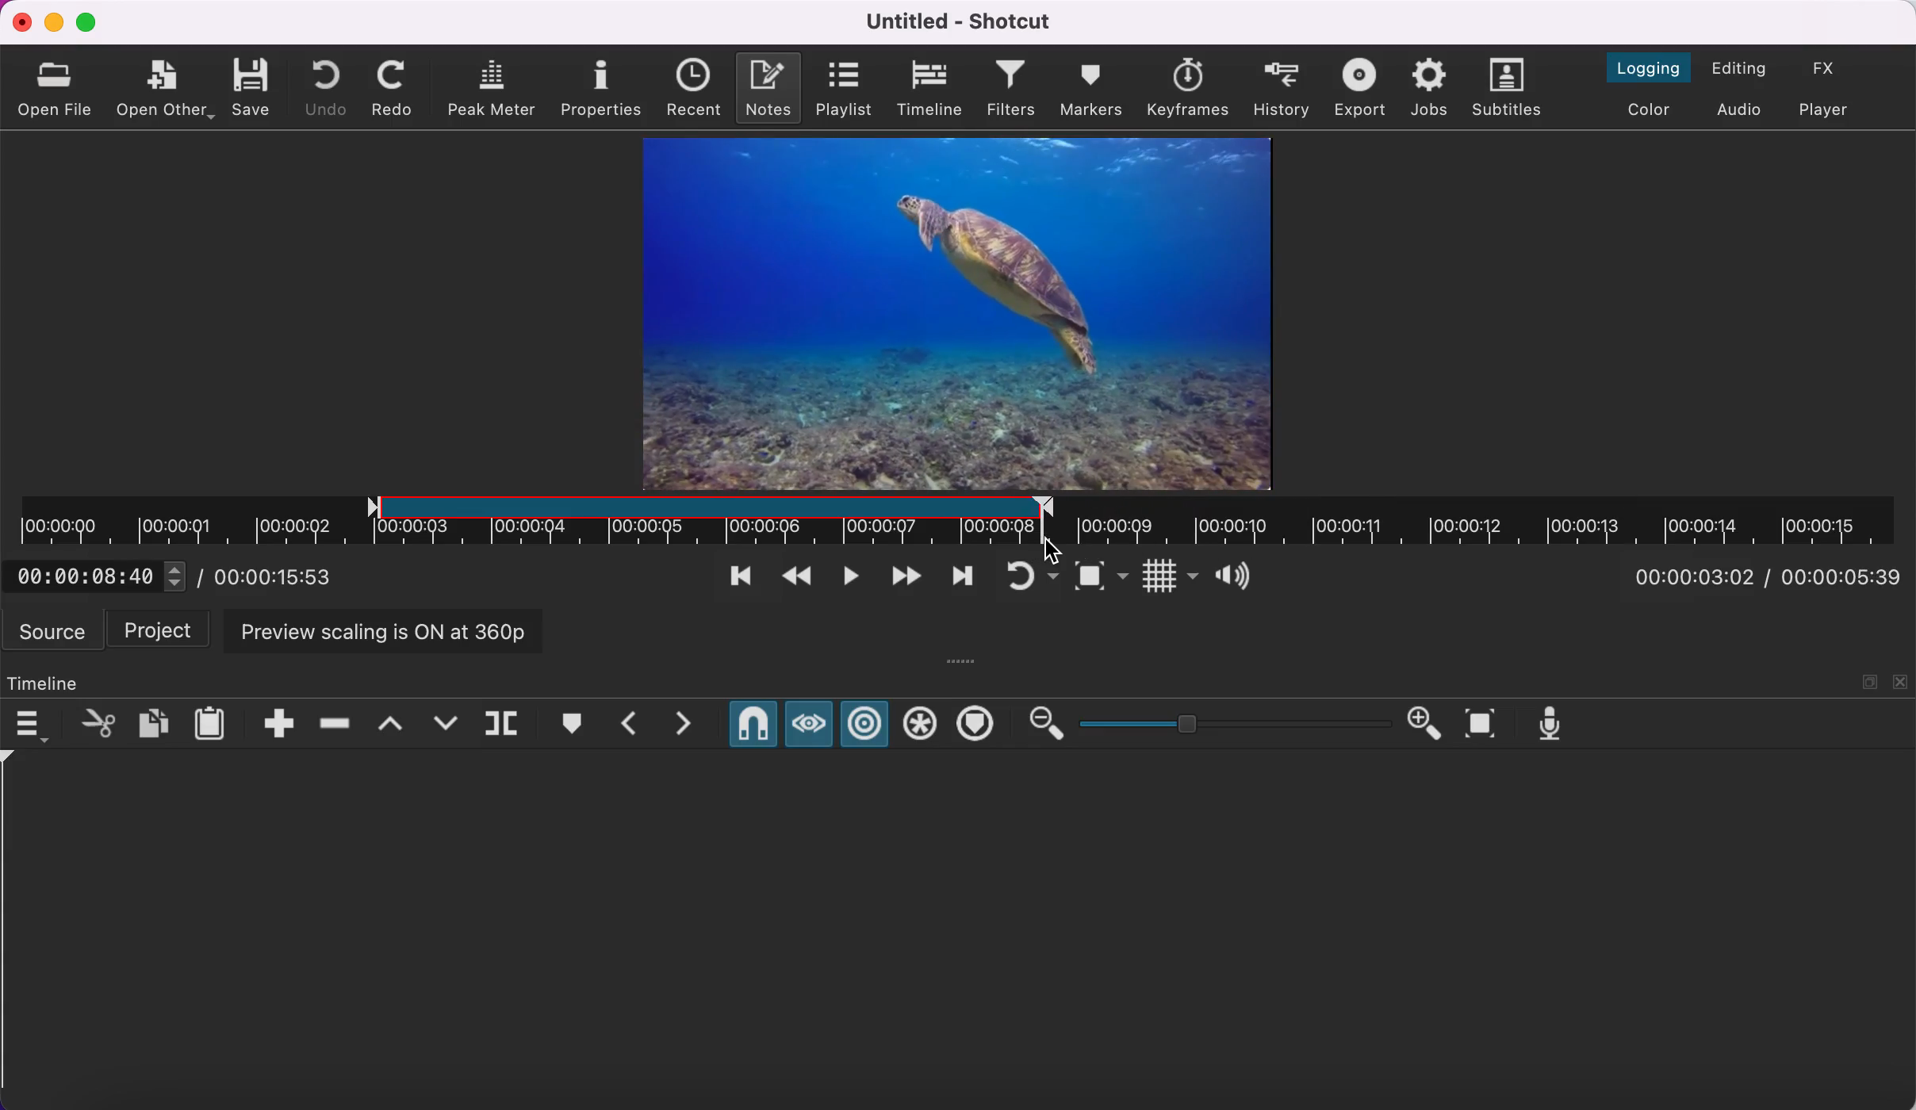 The width and height of the screenshot is (1916, 1110). I want to click on open file, so click(59, 85).